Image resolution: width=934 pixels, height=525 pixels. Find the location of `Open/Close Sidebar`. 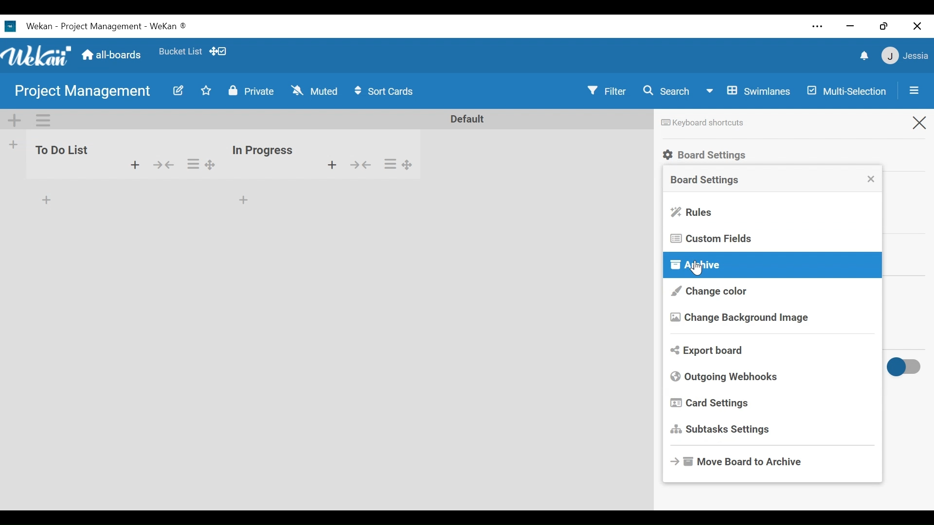

Open/Close Sidebar is located at coordinates (911, 90).